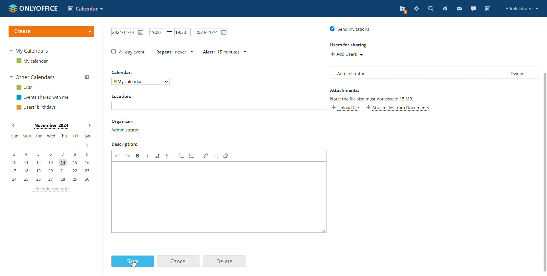 This screenshot has height=276, width=547. Describe the element at coordinates (417, 9) in the screenshot. I see `settings` at that location.